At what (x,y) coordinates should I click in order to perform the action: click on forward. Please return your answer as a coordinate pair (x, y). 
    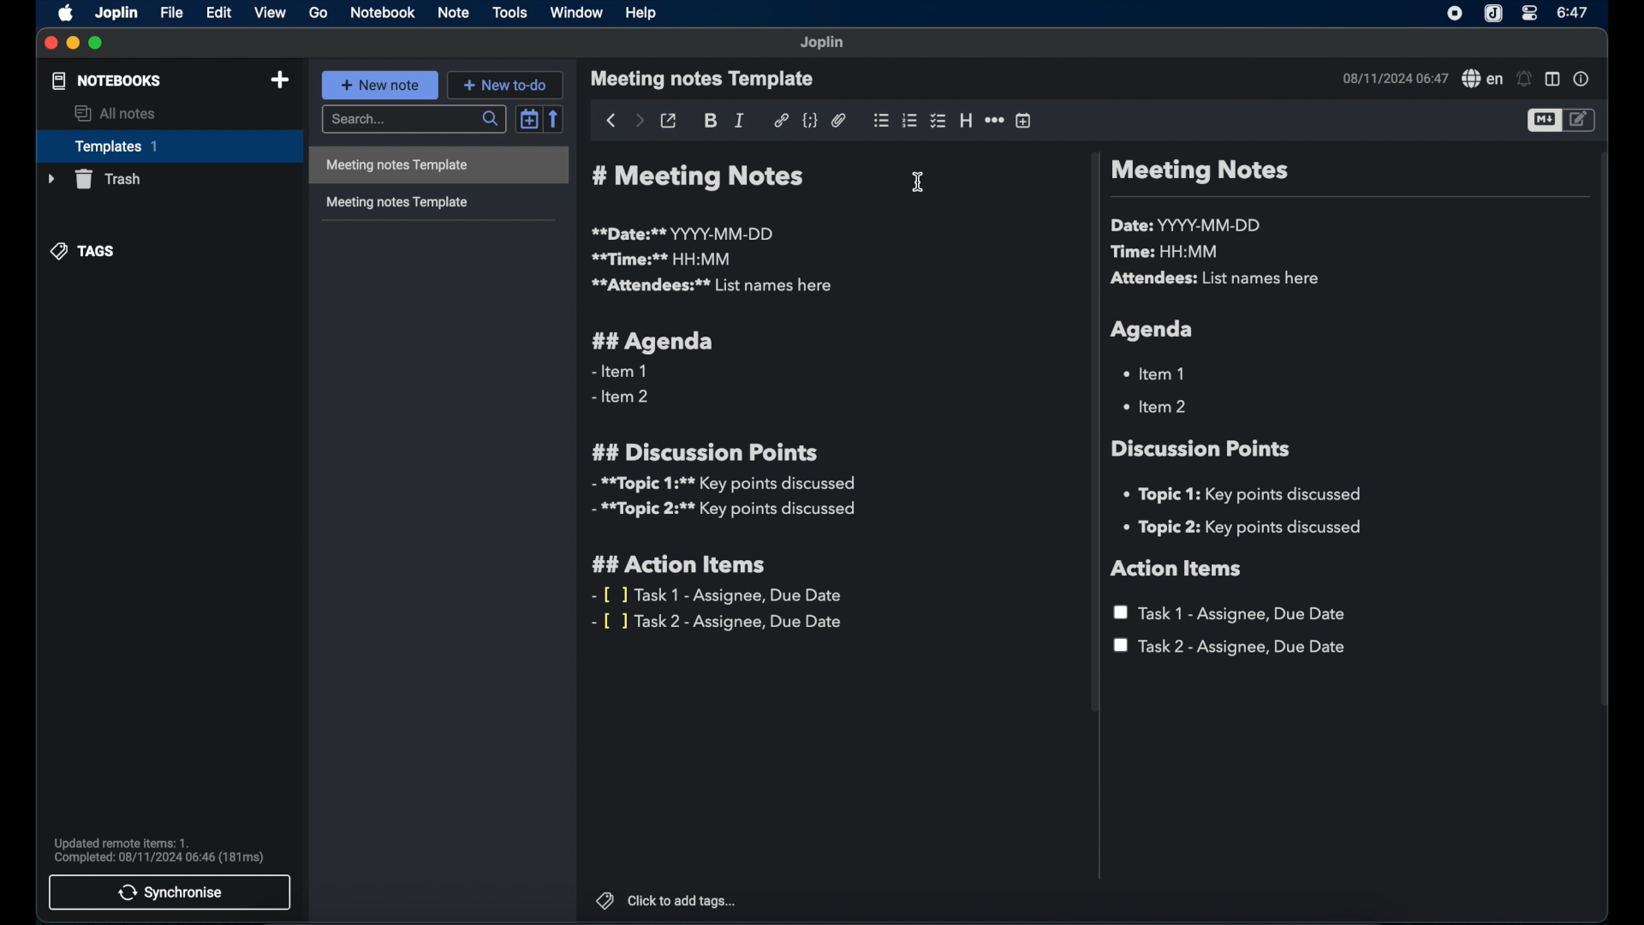
    Looking at the image, I should click on (639, 122).